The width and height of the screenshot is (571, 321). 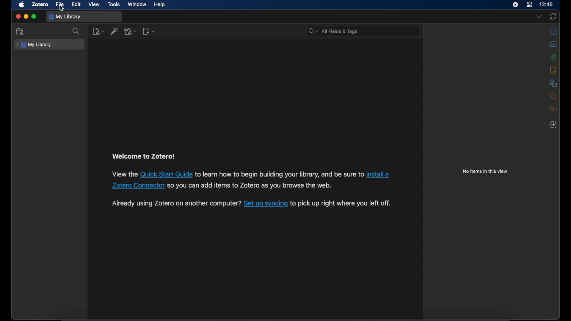 I want to click on add attachment, so click(x=131, y=31).